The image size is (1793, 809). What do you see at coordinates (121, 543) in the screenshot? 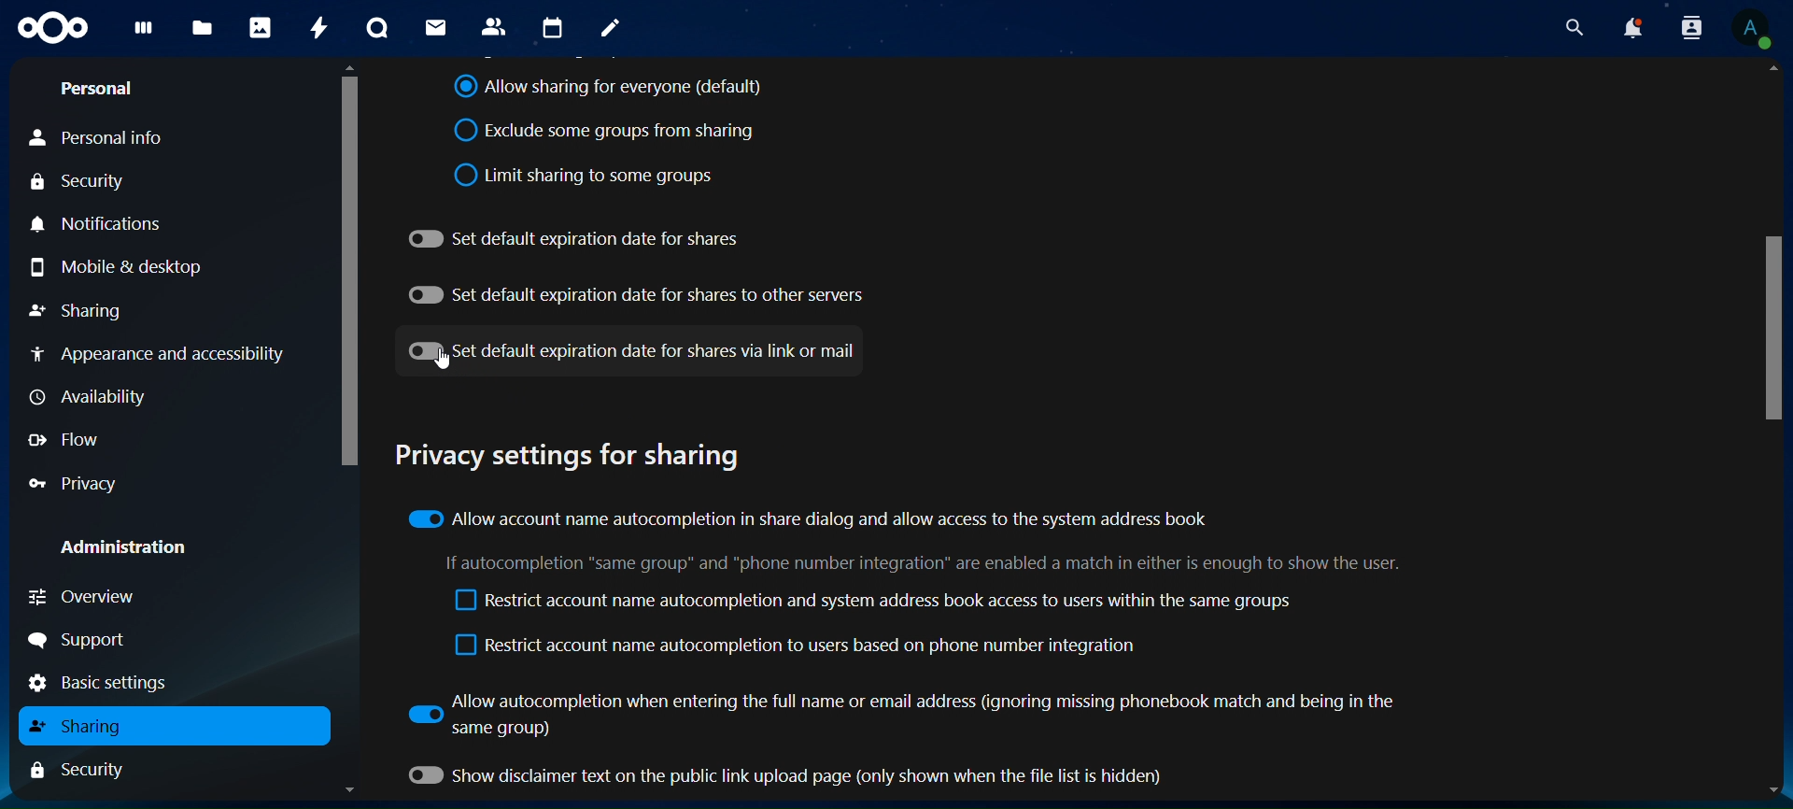
I see `administration` at bounding box center [121, 543].